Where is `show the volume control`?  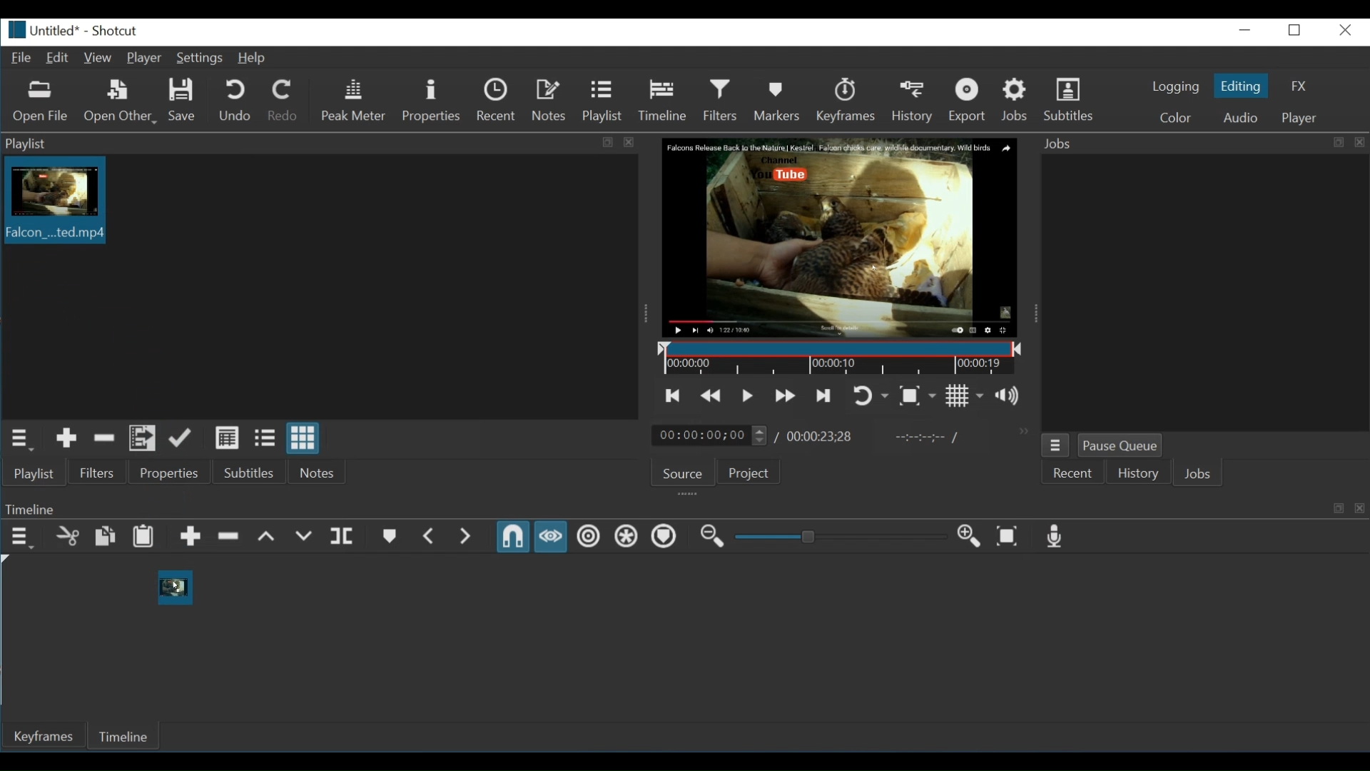
show the volume control is located at coordinates (1012, 395).